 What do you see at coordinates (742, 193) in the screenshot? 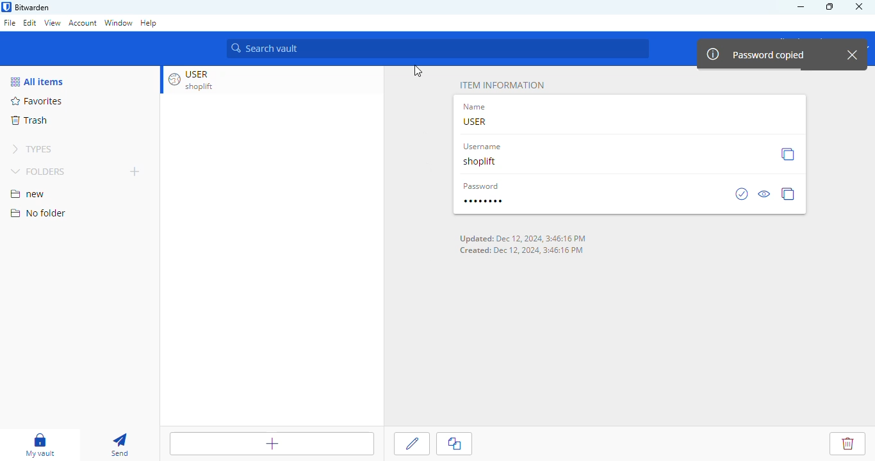
I see `check if password has been exposed` at bounding box center [742, 193].